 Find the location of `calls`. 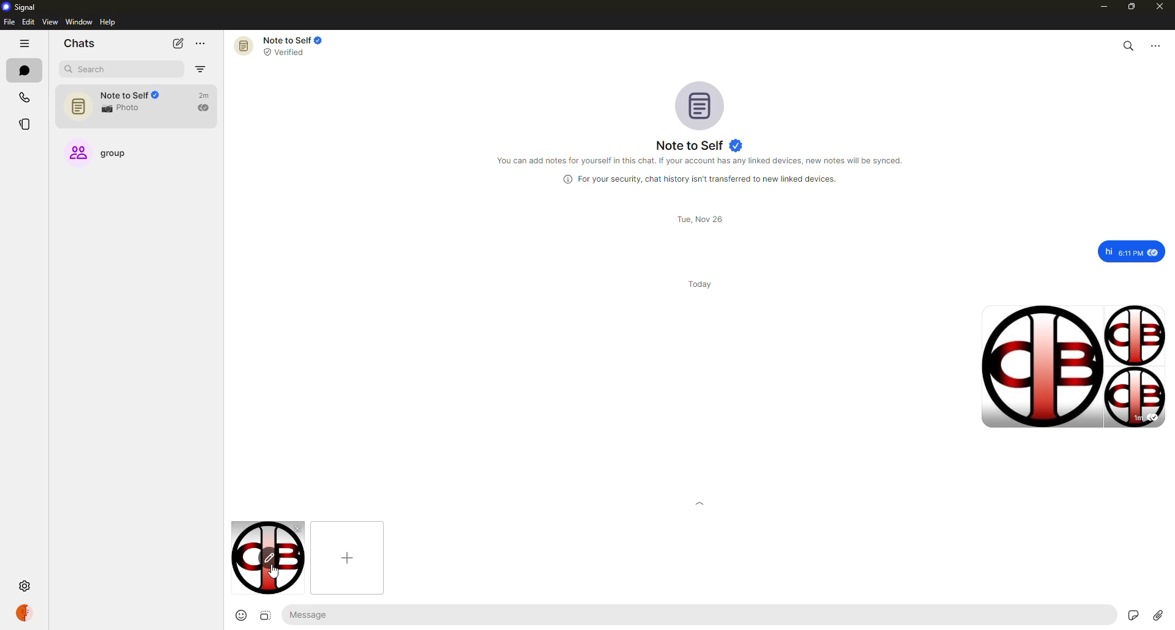

calls is located at coordinates (23, 98).